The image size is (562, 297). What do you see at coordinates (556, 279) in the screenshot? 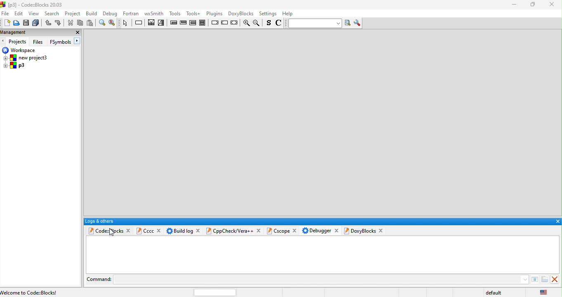
I see `close` at bounding box center [556, 279].